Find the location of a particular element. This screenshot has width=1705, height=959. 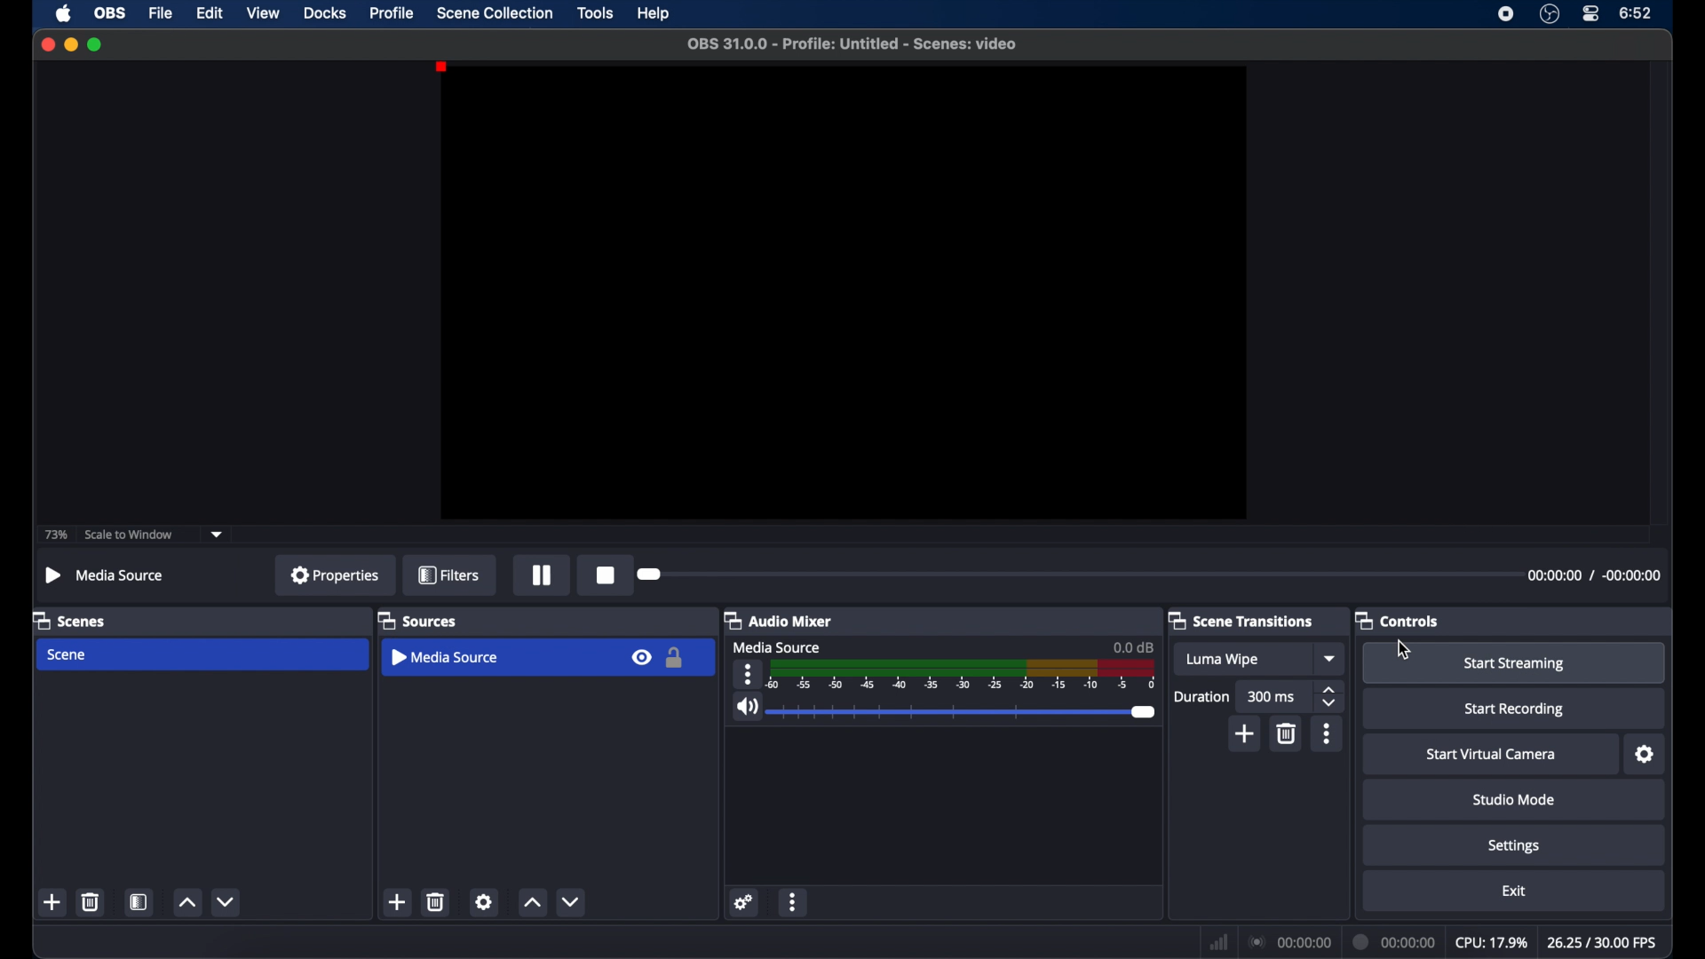

delete is located at coordinates (90, 901).